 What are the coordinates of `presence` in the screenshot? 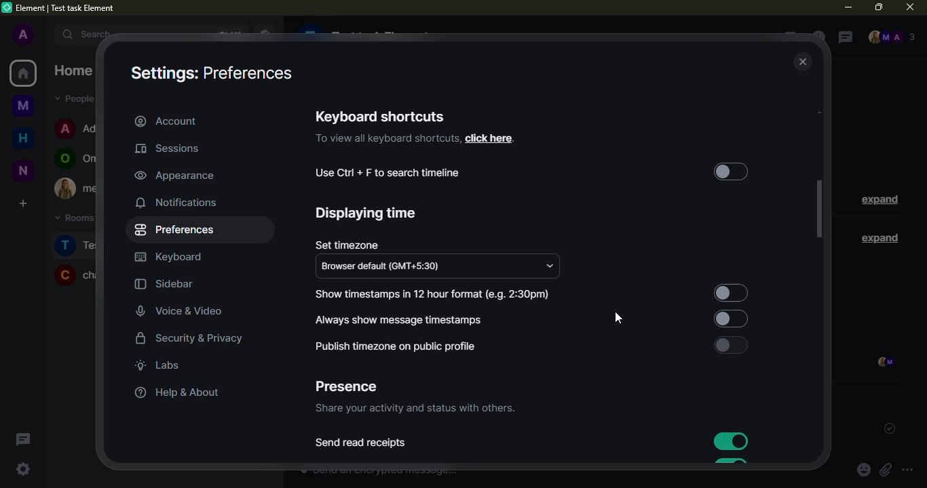 It's located at (345, 387).